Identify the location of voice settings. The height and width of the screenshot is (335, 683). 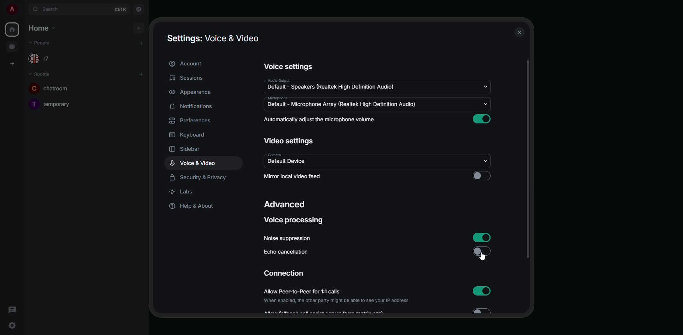
(287, 67).